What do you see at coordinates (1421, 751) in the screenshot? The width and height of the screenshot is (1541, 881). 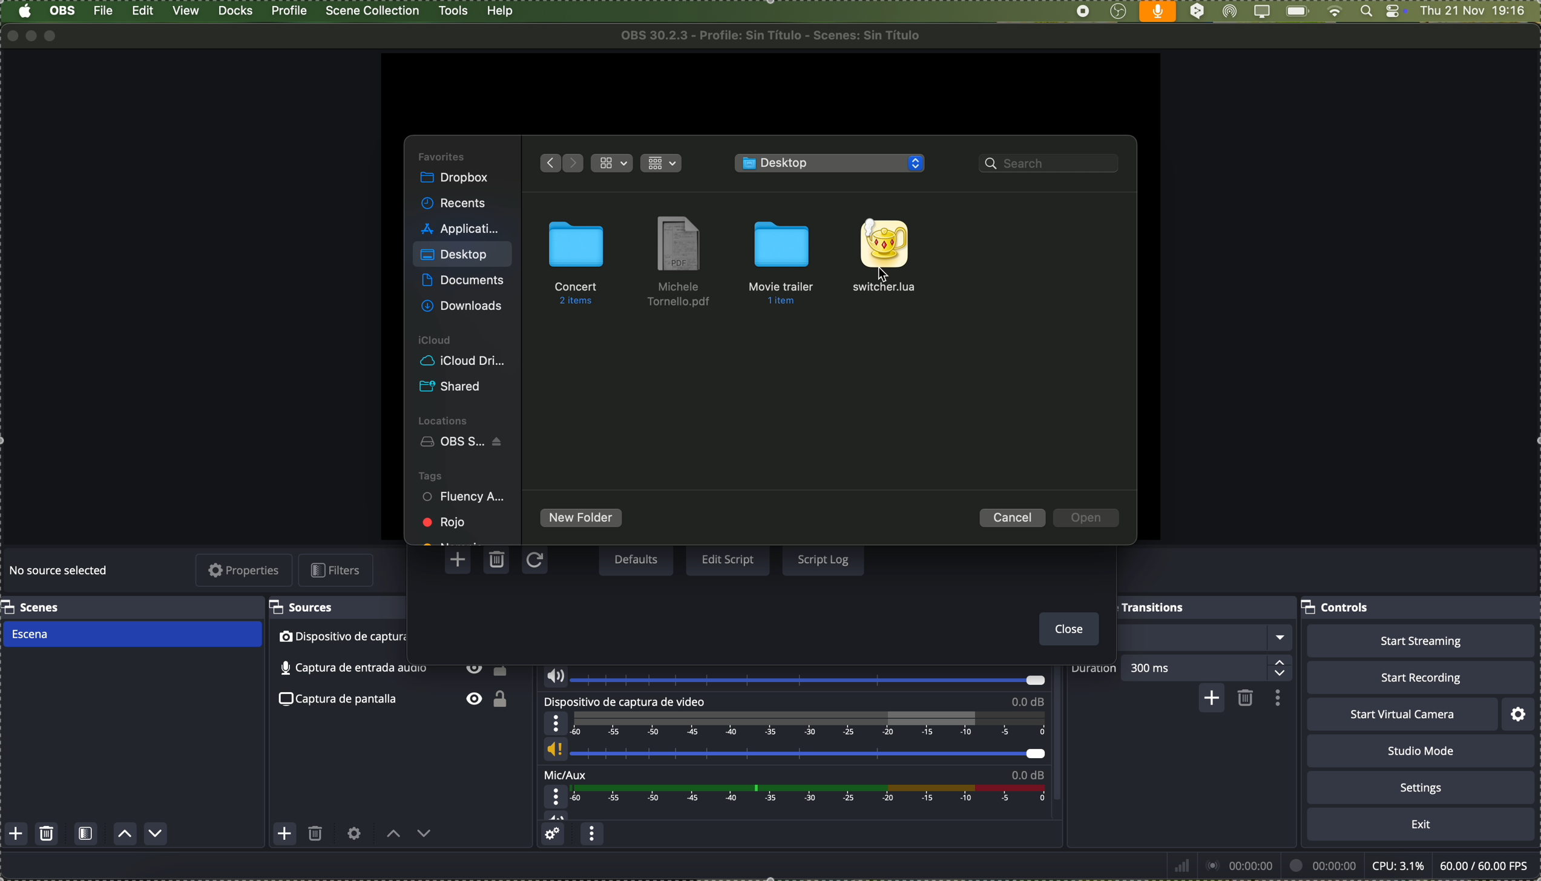 I see `studio mode` at bounding box center [1421, 751].